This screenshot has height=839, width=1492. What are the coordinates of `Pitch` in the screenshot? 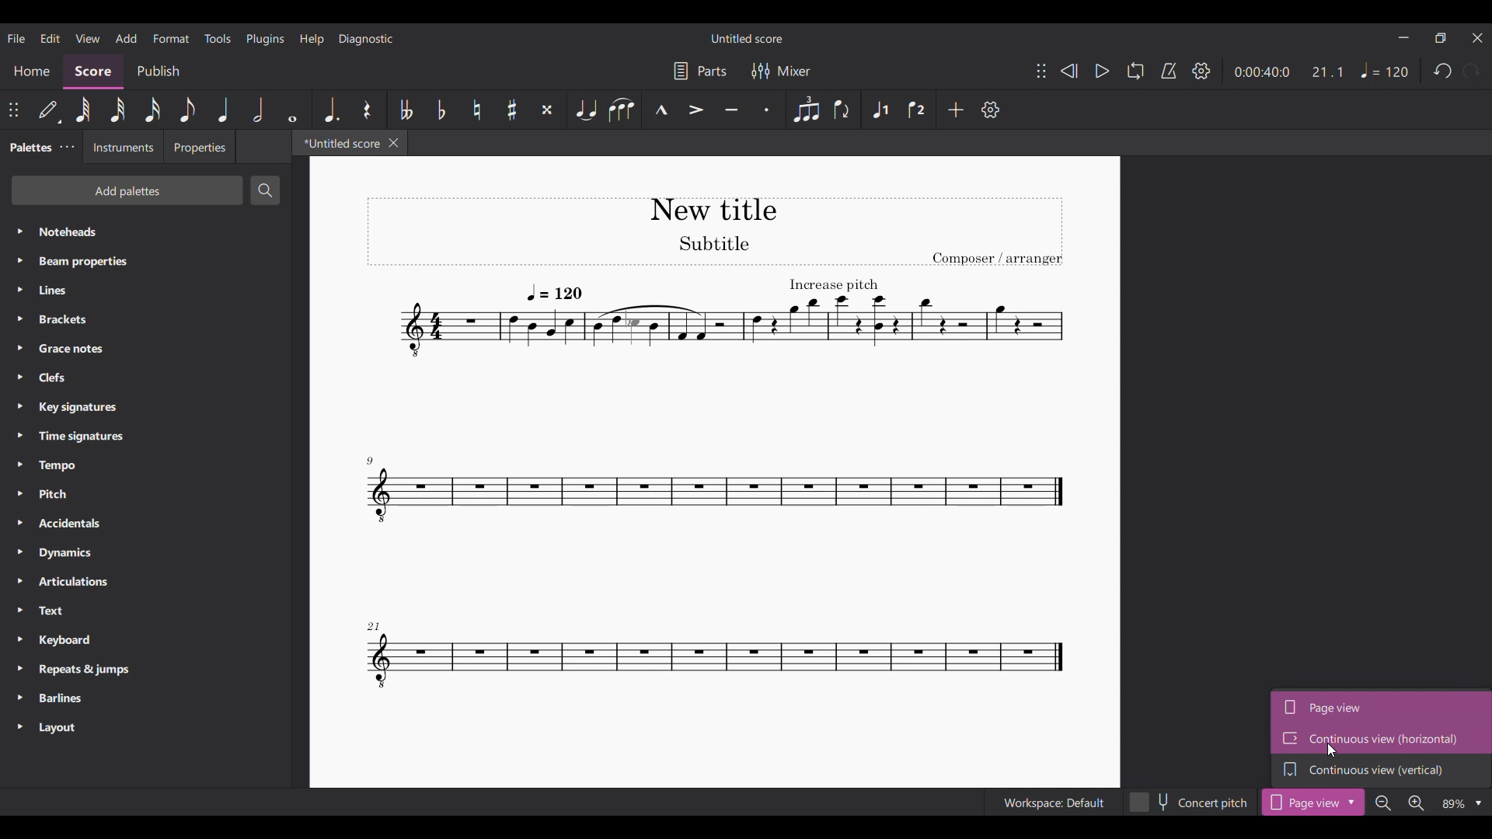 It's located at (145, 494).